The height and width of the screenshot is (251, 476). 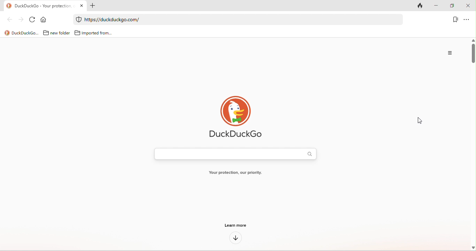 What do you see at coordinates (449, 54) in the screenshot?
I see `option` at bounding box center [449, 54].